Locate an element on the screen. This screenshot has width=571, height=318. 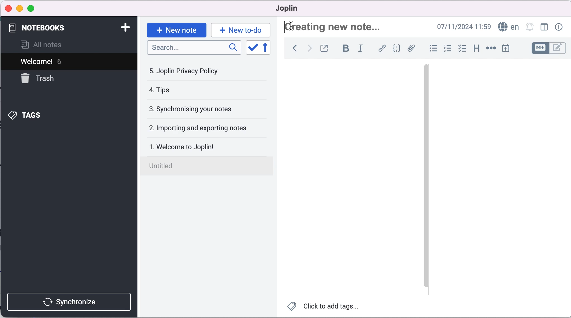
search bar is located at coordinates (193, 48).